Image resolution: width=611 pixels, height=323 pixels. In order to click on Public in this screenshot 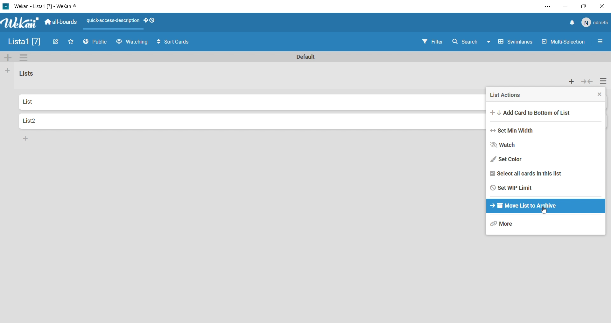, I will do `click(97, 42)`.